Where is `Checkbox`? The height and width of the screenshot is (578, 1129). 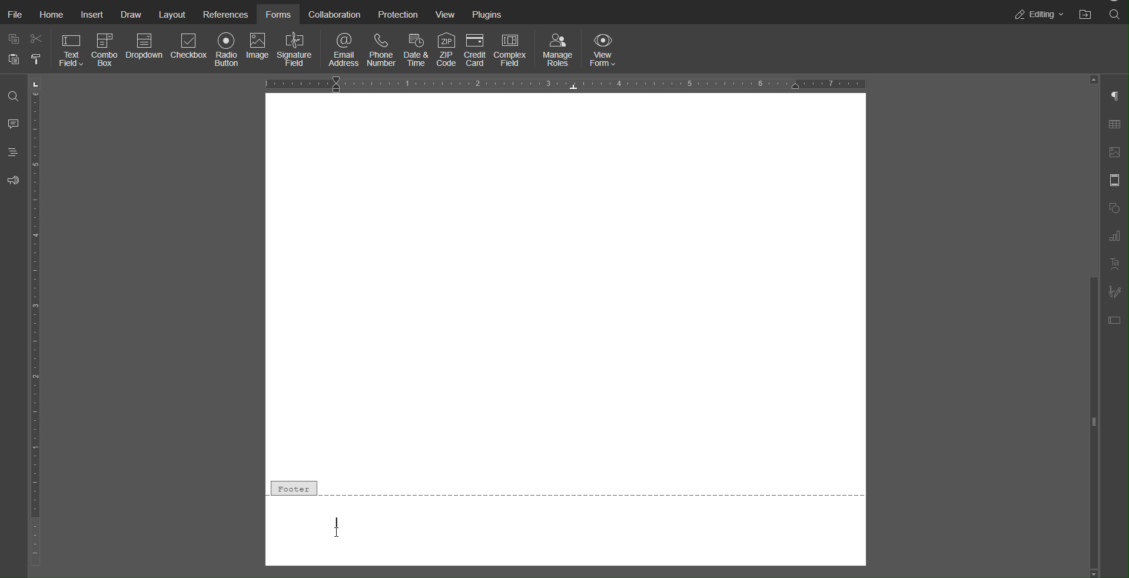
Checkbox is located at coordinates (190, 51).